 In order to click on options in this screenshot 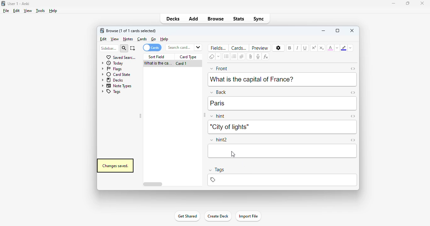, I will do `click(279, 48)`.